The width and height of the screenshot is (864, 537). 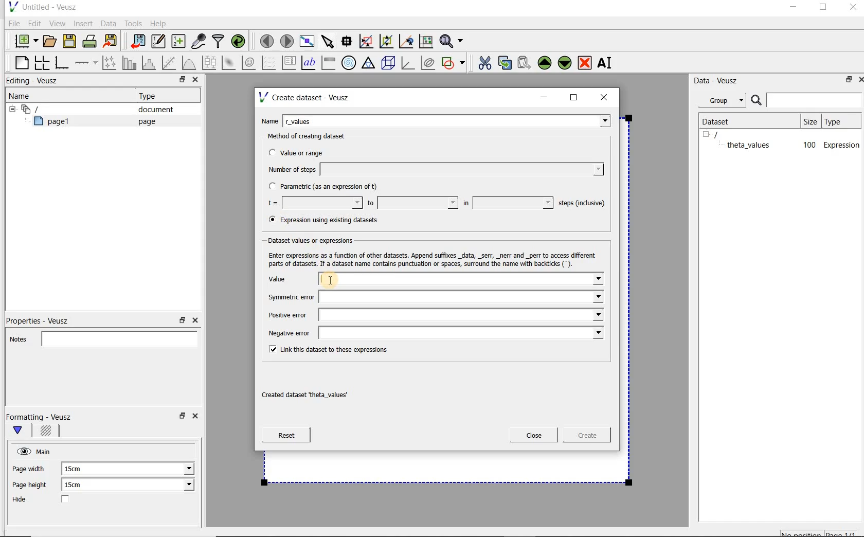 What do you see at coordinates (177, 469) in the screenshot?
I see `Page width dropdown` at bounding box center [177, 469].